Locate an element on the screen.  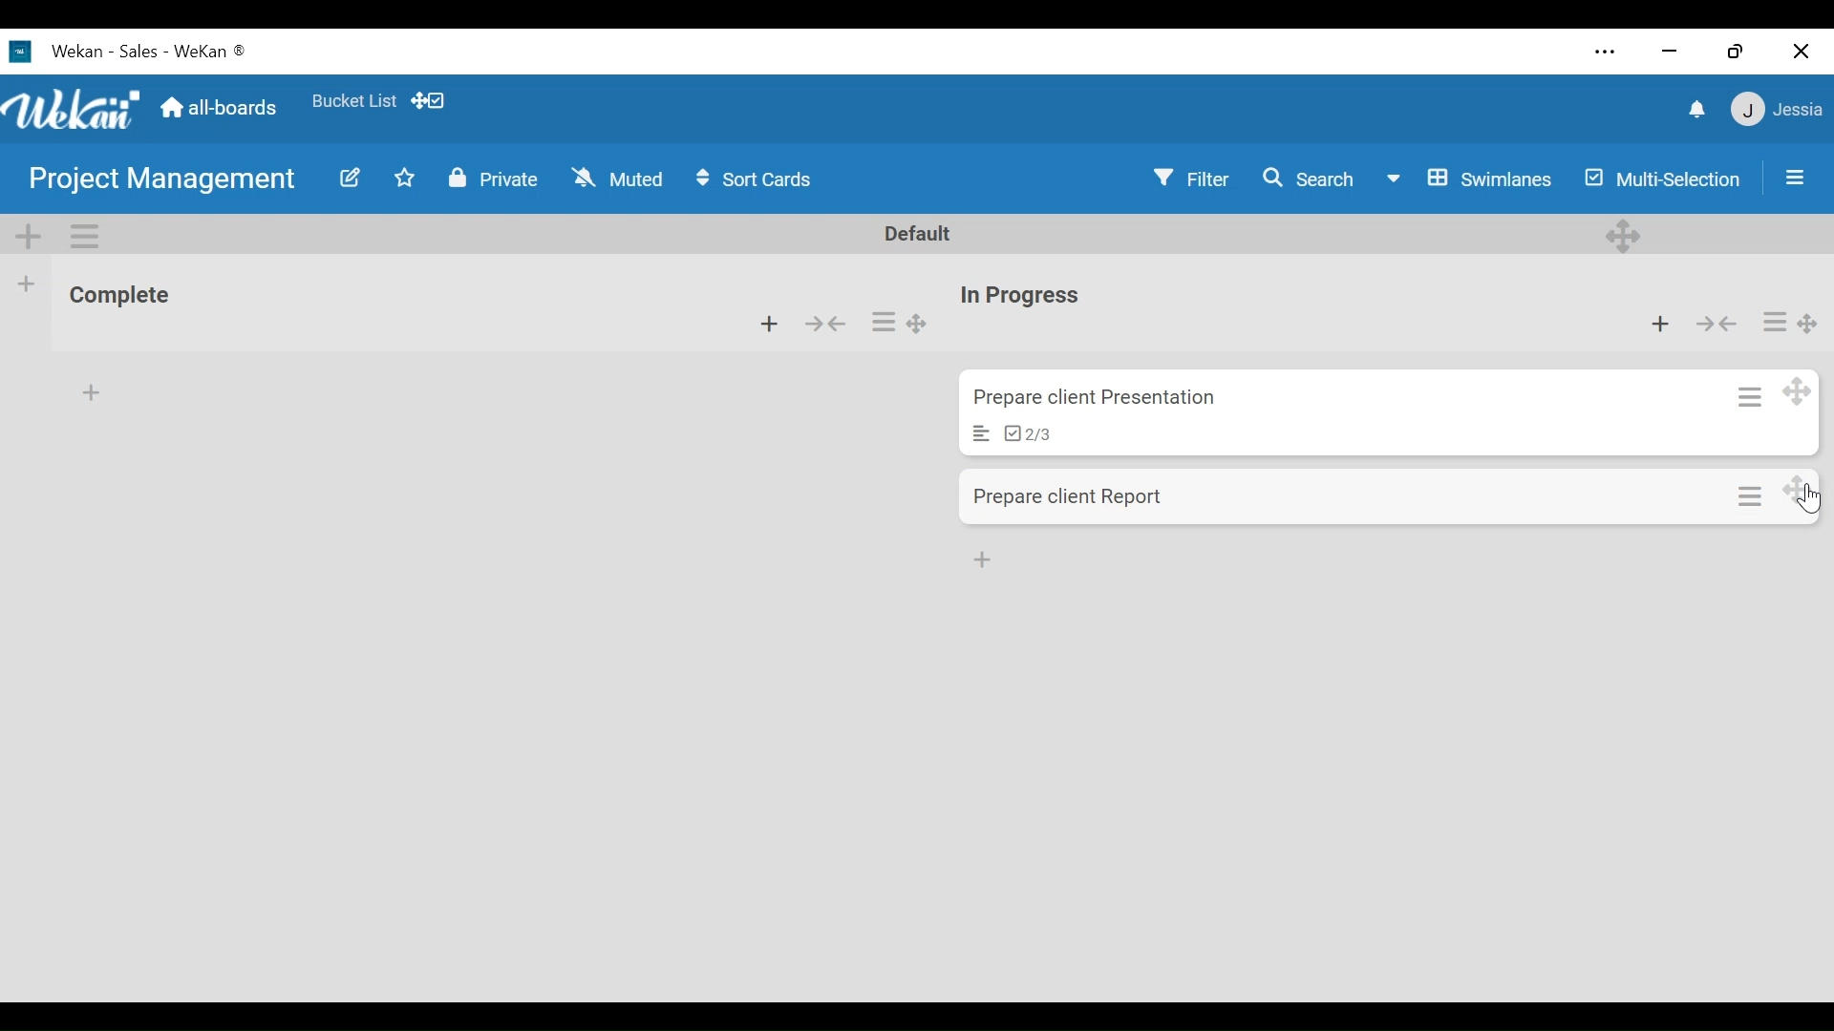
Collapse is located at coordinates (1718, 325).